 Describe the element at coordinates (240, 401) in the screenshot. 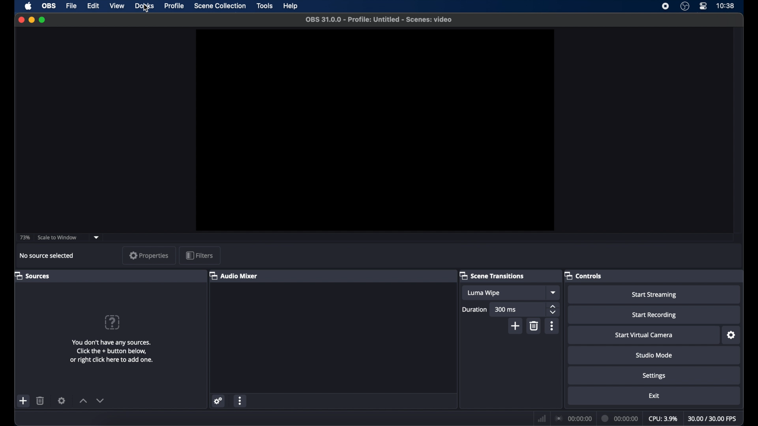

I see `more options` at that location.